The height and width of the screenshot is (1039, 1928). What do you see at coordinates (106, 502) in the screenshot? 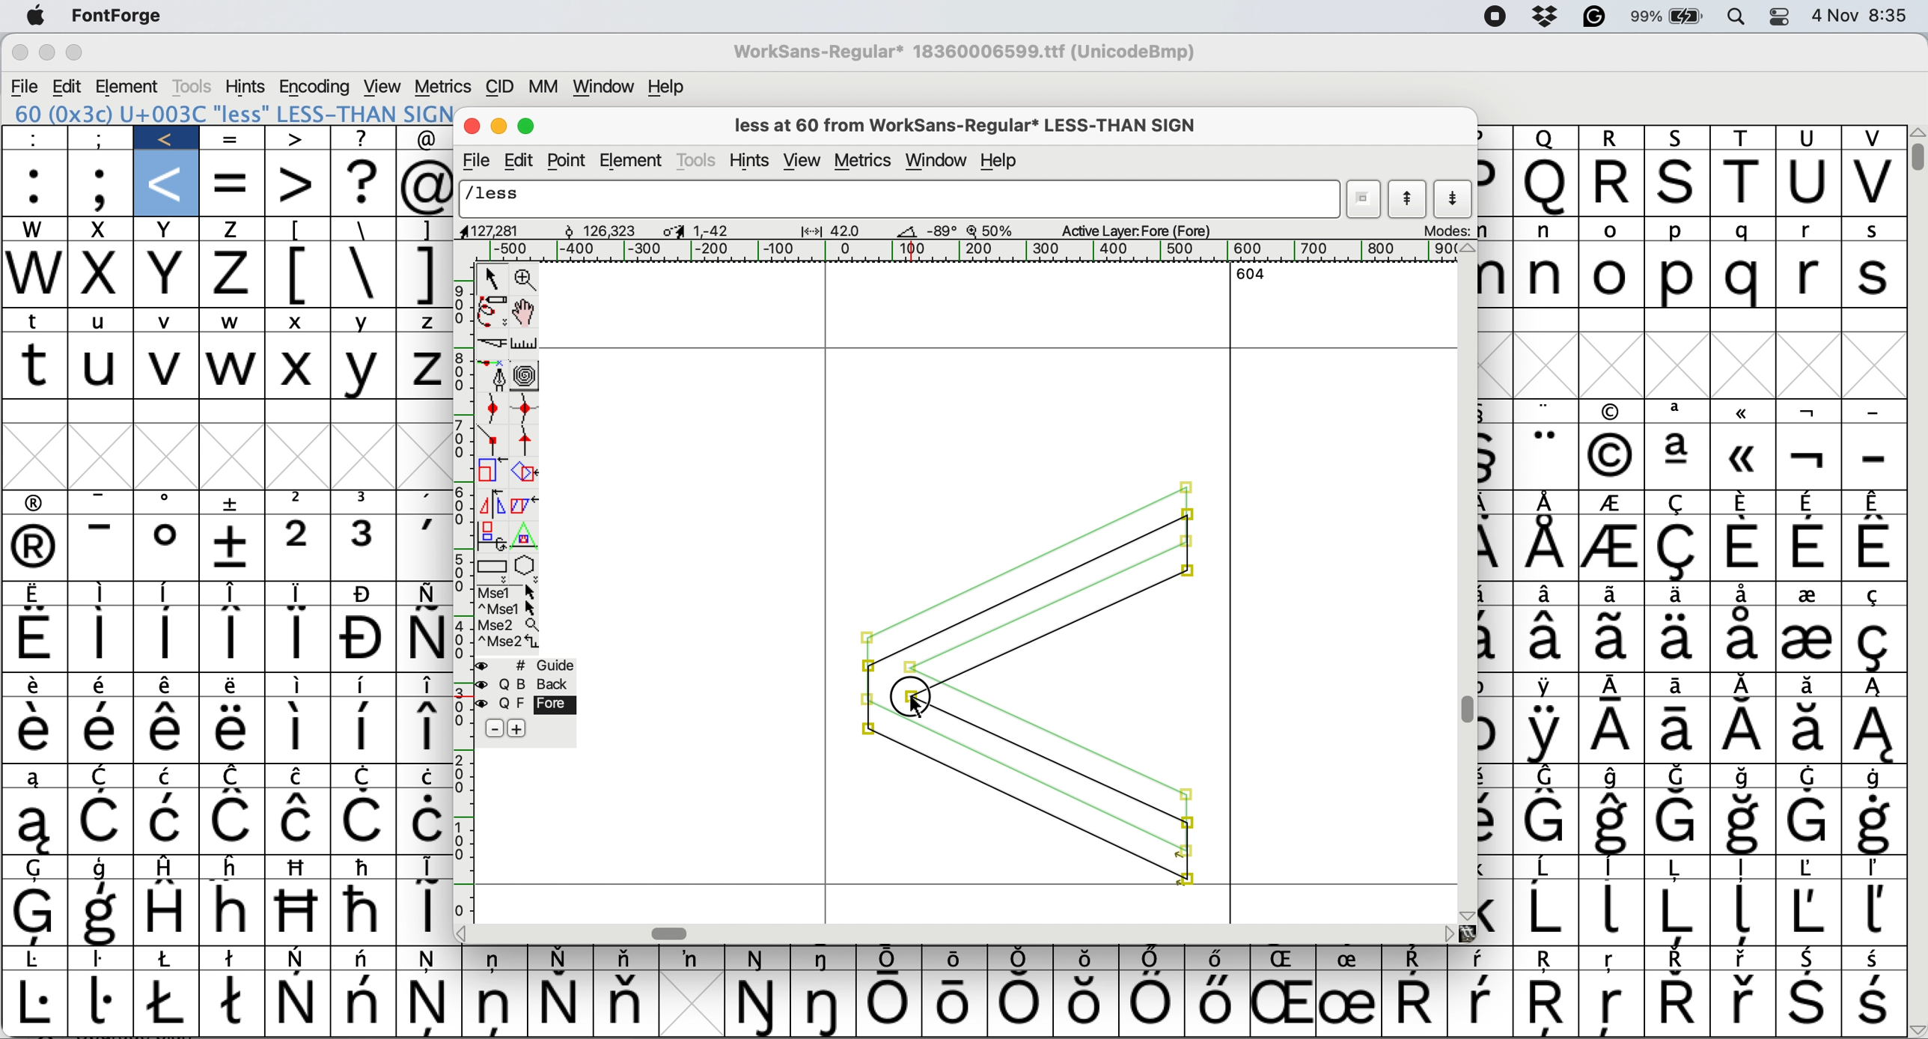
I see `-` at bounding box center [106, 502].